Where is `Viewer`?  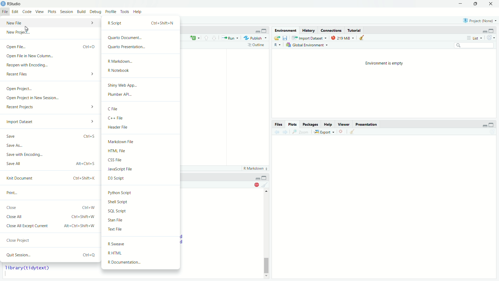 Viewer is located at coordinates (343, 124).